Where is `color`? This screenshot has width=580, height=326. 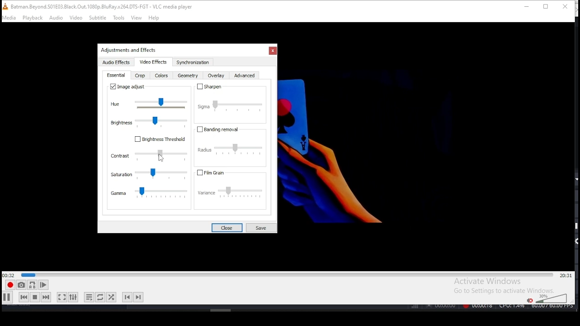 color is located at coordinates (161, 76).